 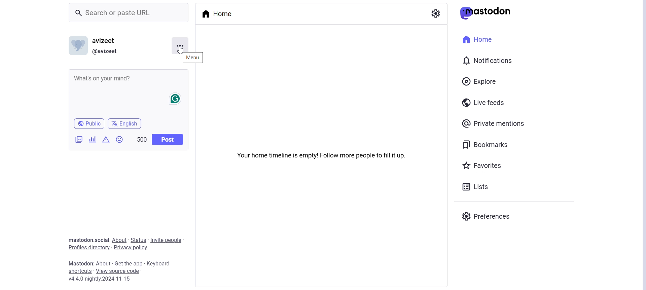 What do you see at coordinates (128, 263) in the screenshot?
I see `Get the app` at bounding box center [128, 263].